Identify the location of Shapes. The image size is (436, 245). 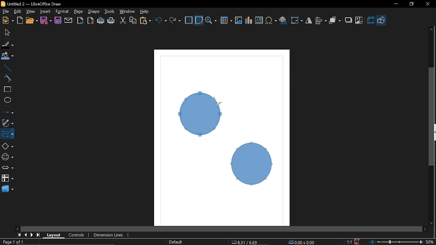
(382, 20).